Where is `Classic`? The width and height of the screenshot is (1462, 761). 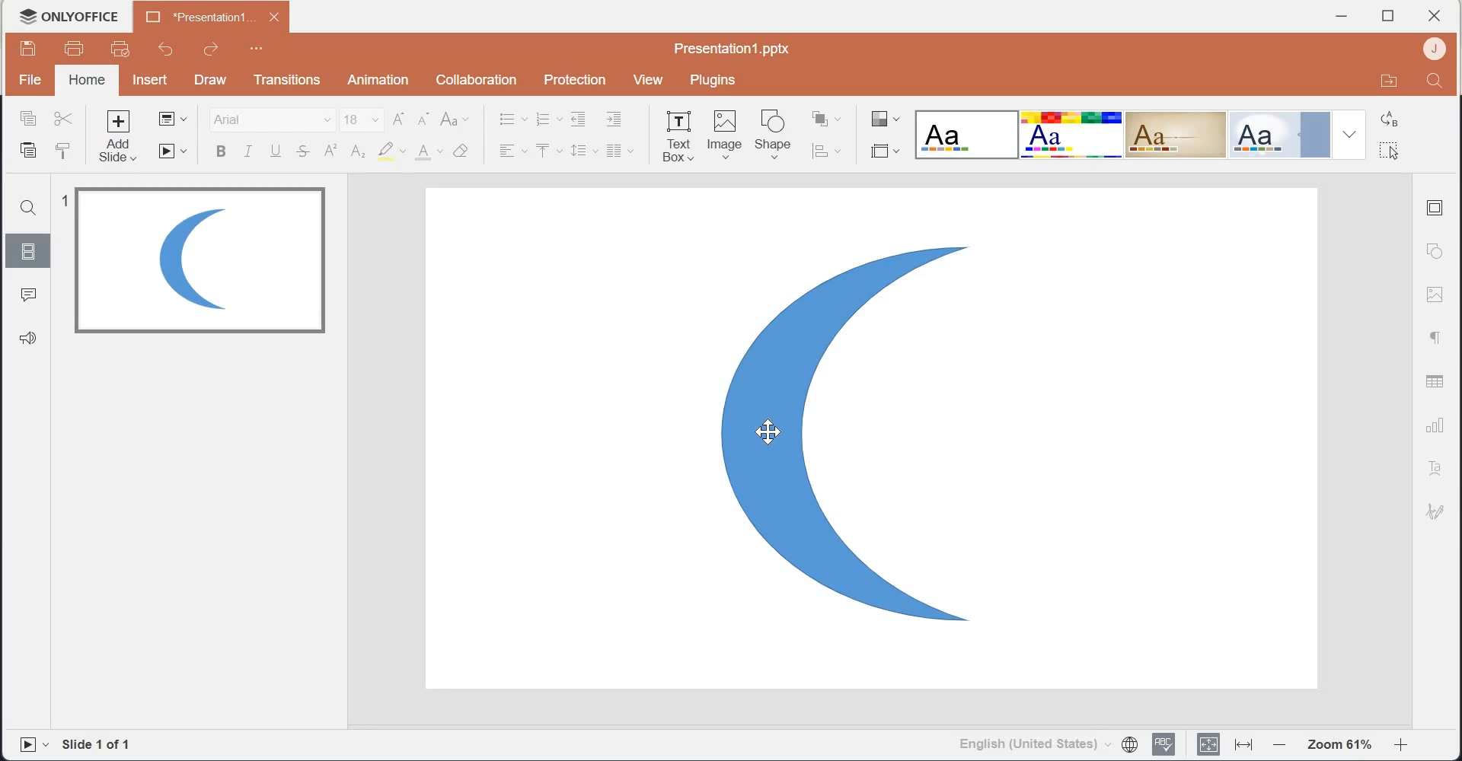
Classic is located at coordinates (1177, 135).